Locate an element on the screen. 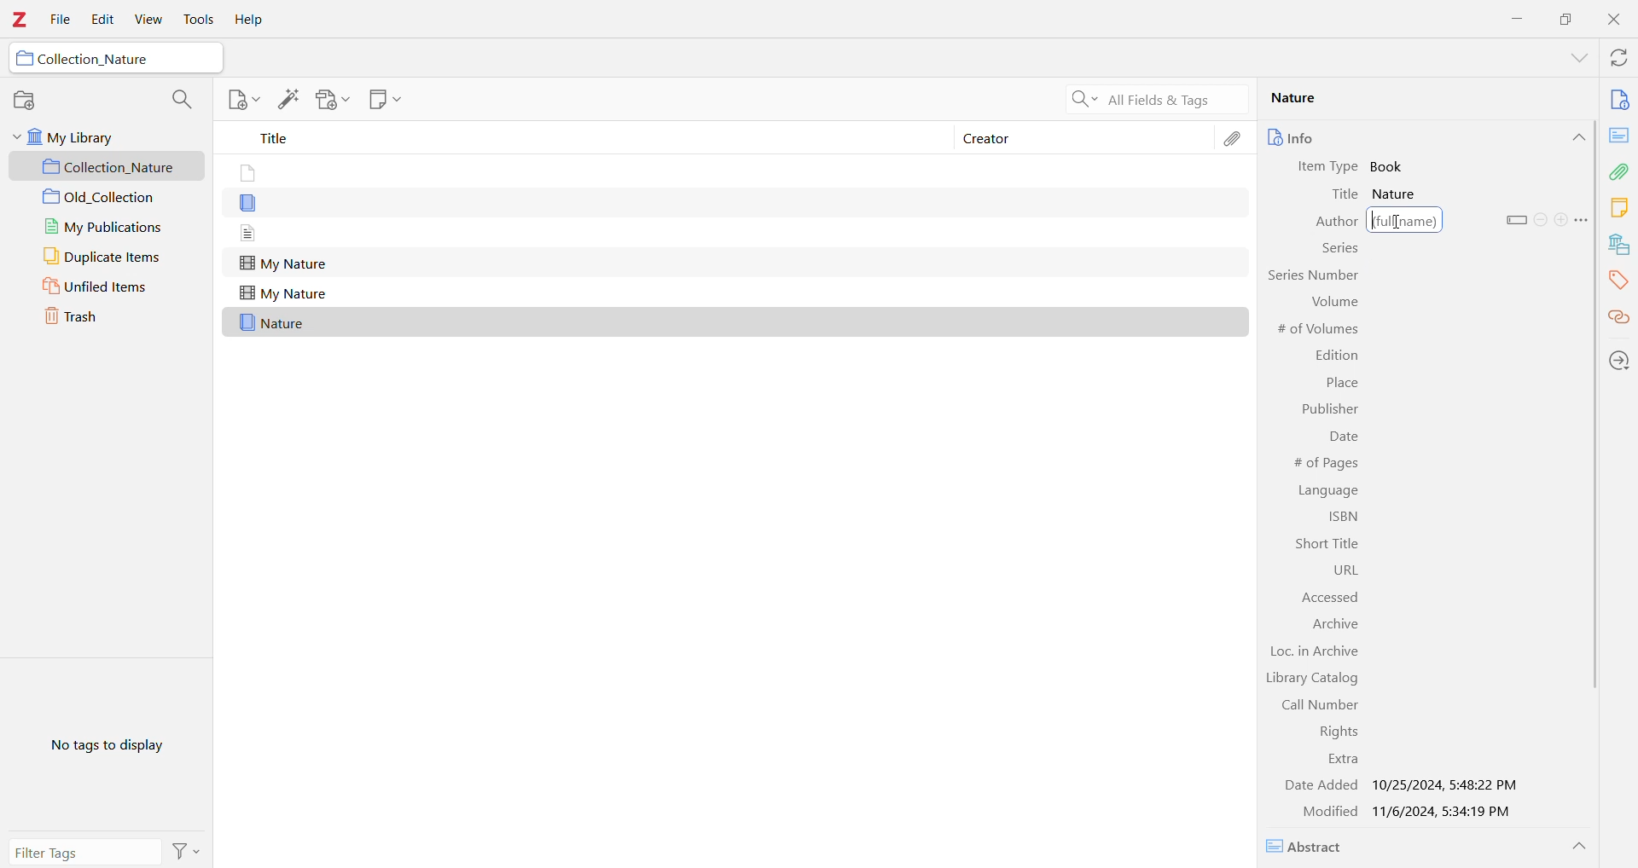  Search is located at coordinates (179, 100).